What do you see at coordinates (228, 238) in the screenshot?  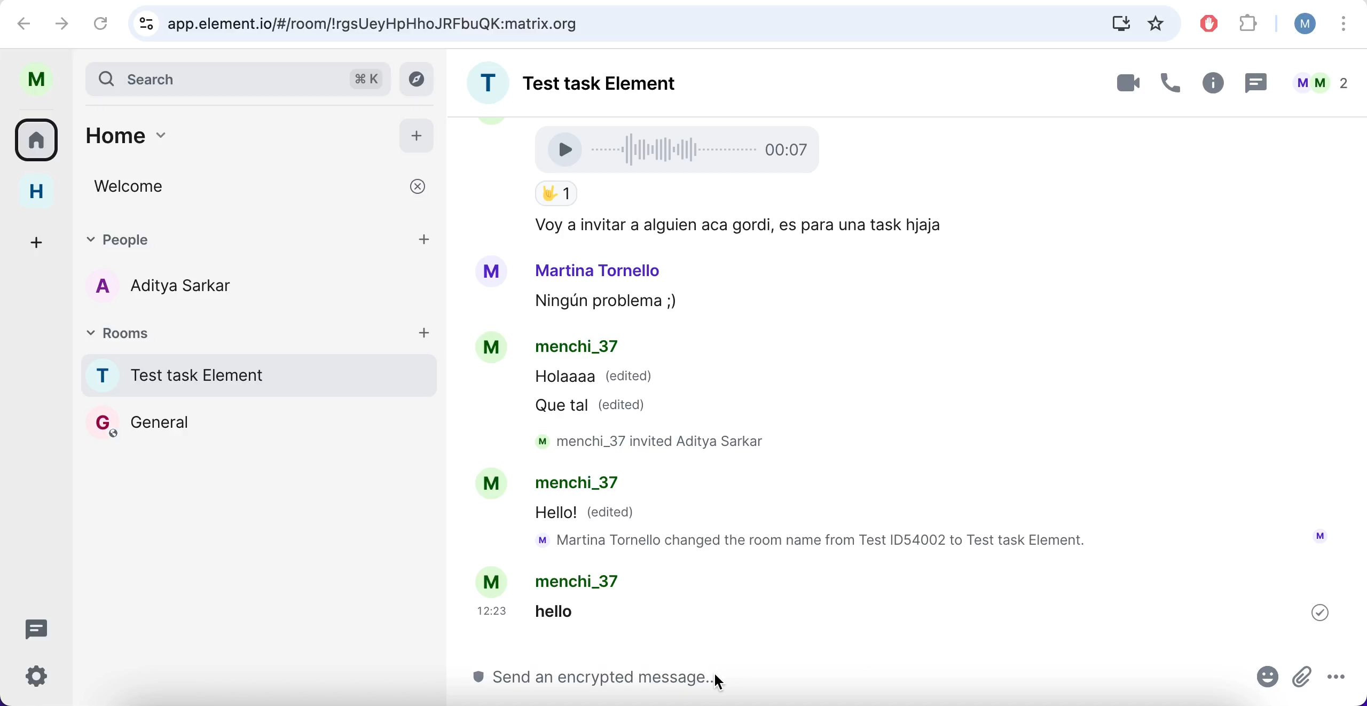 I see `people` at bounding box center [228, 238].